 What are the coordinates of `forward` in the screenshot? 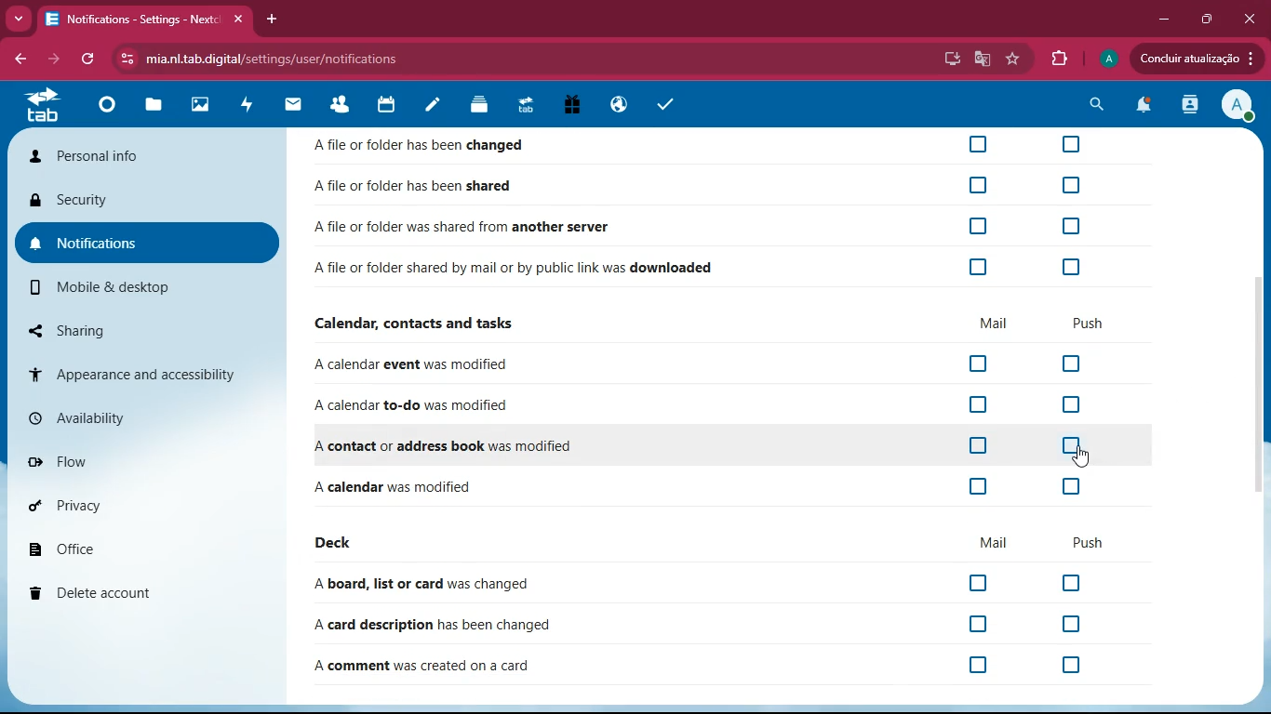 It's located at (57, 59).